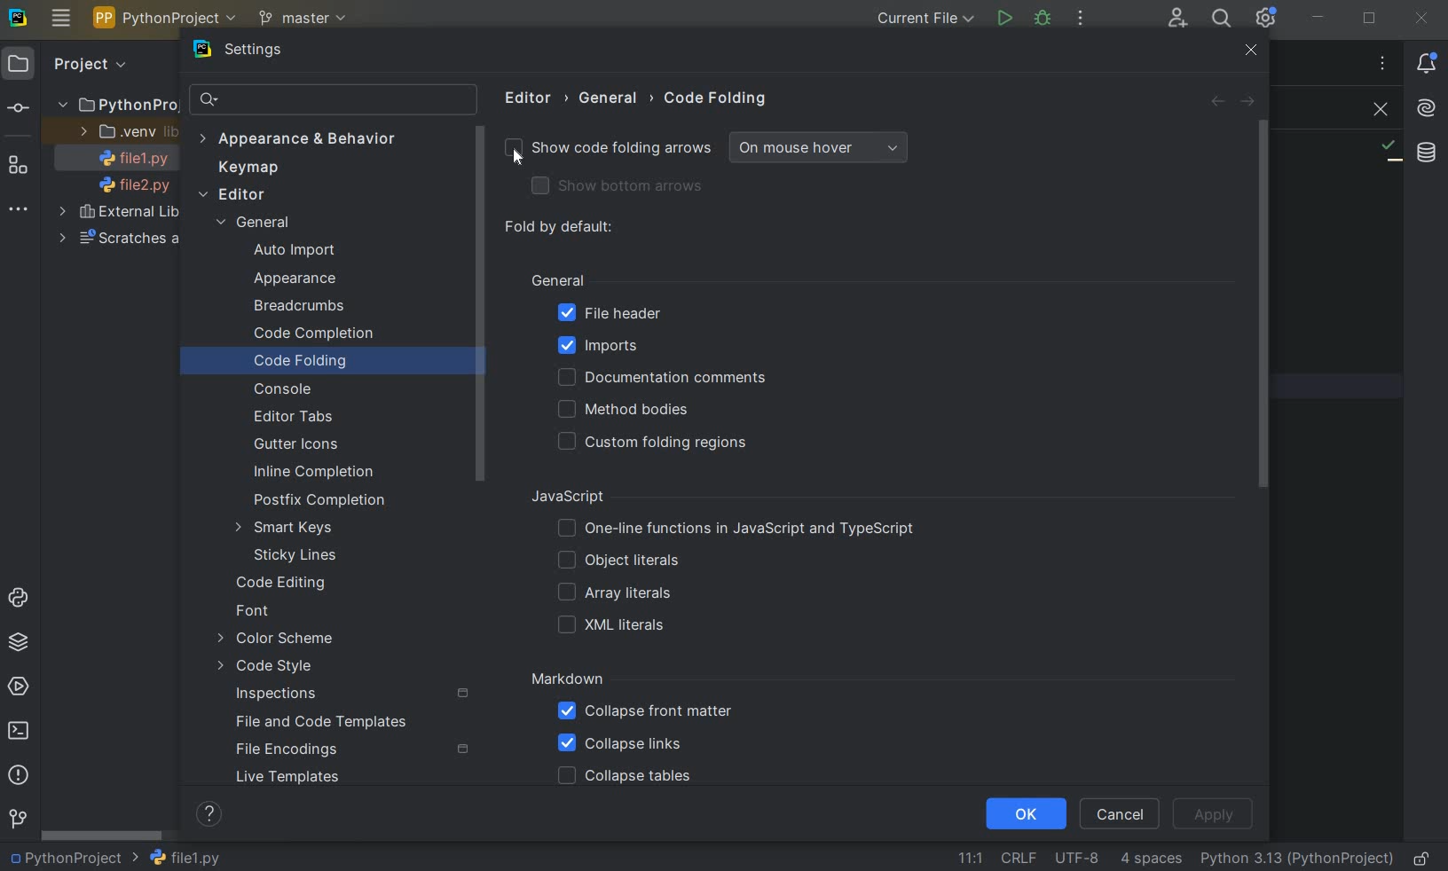  I want to click on RECENT FILES, TAB ACTIONS, AND MORE, so click(1381, 63).